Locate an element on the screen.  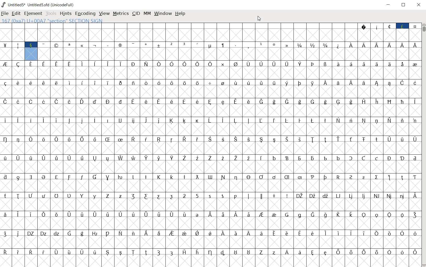
slot is located at coordinates (178, 32).